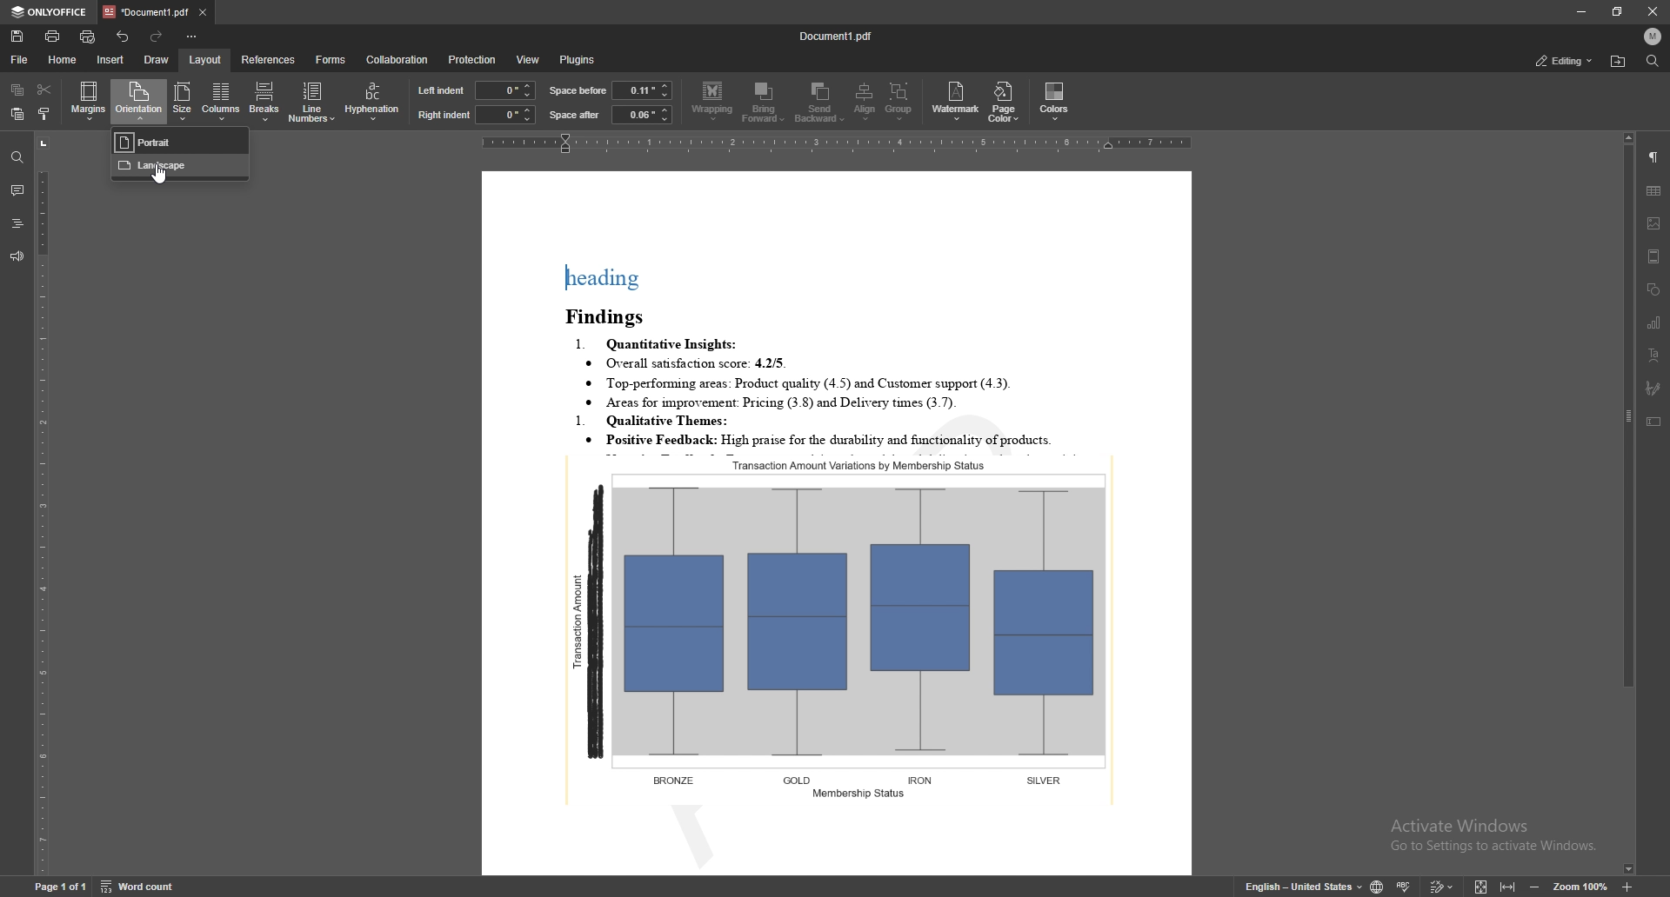 The image size is (1670, 897). What do you see at coordinates (178, 168) in the screenshot?
I see `landscape` at bounding box center [178, 168].